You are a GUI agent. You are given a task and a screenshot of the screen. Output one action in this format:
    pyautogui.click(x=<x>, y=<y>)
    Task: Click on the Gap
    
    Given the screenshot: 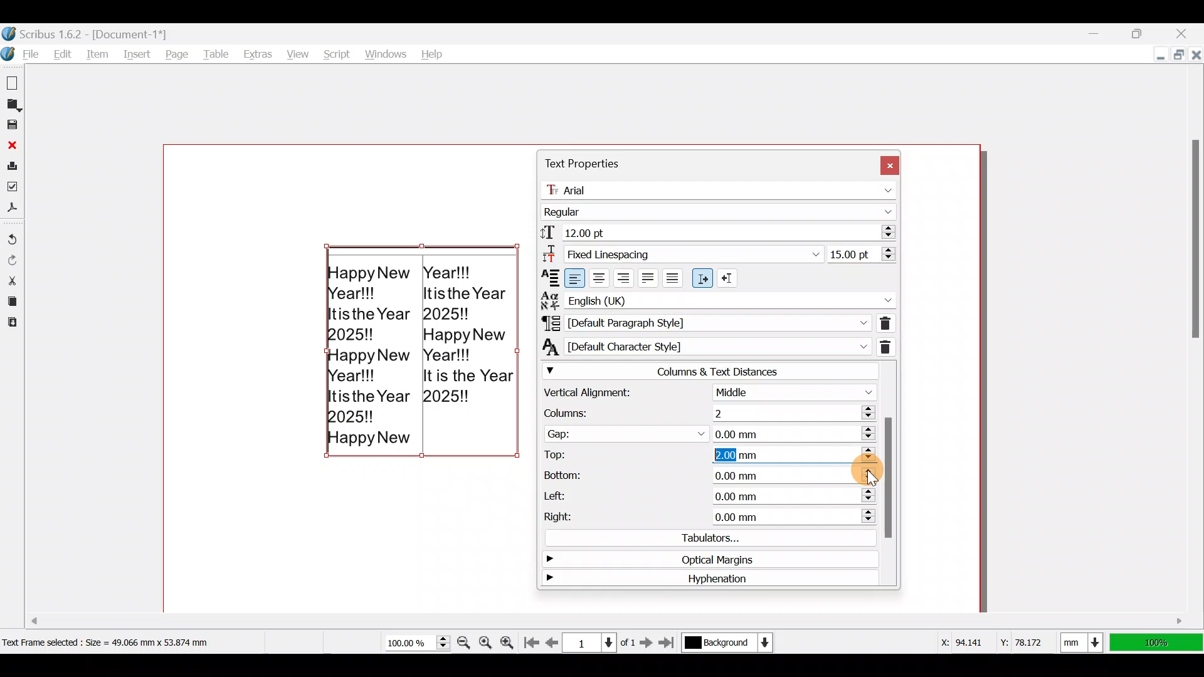 What is the action you would take?
    pyautogui.click(x=707, y=433)
    